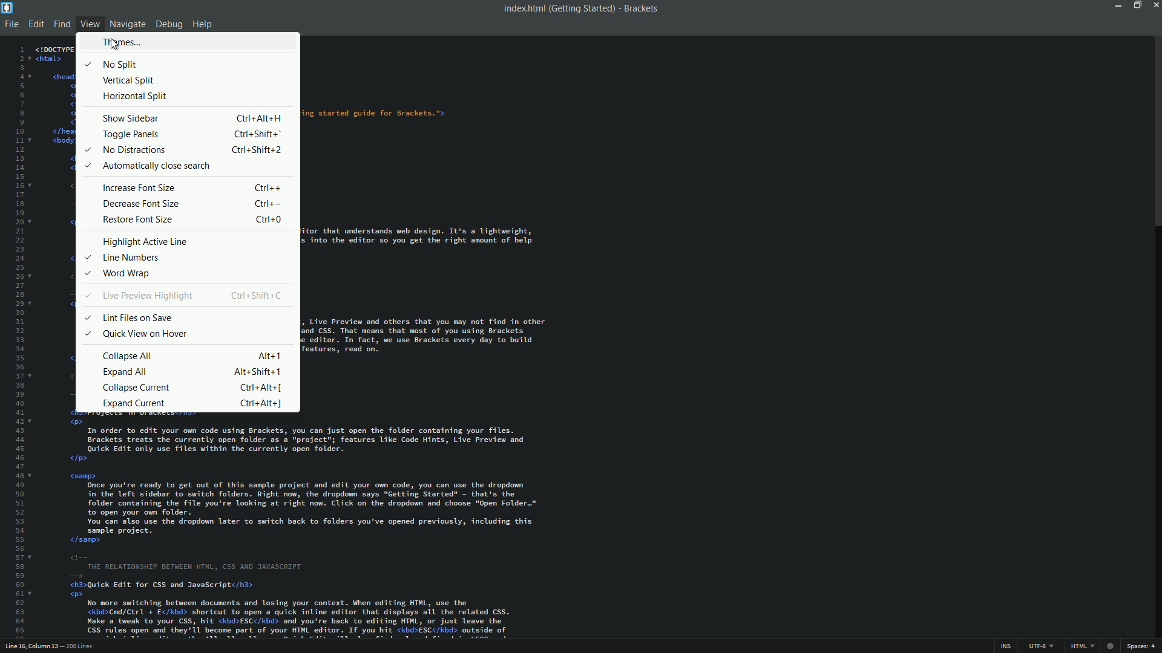  I want to click on automatically close search, so click(155, 166).